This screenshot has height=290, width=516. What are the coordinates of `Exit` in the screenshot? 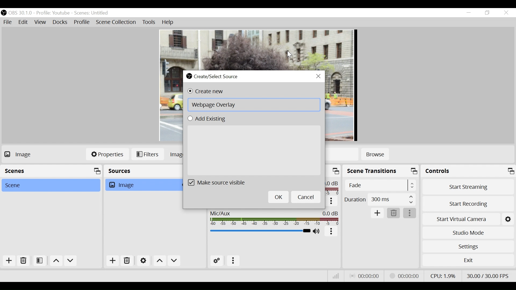 It's located at (468, 260).